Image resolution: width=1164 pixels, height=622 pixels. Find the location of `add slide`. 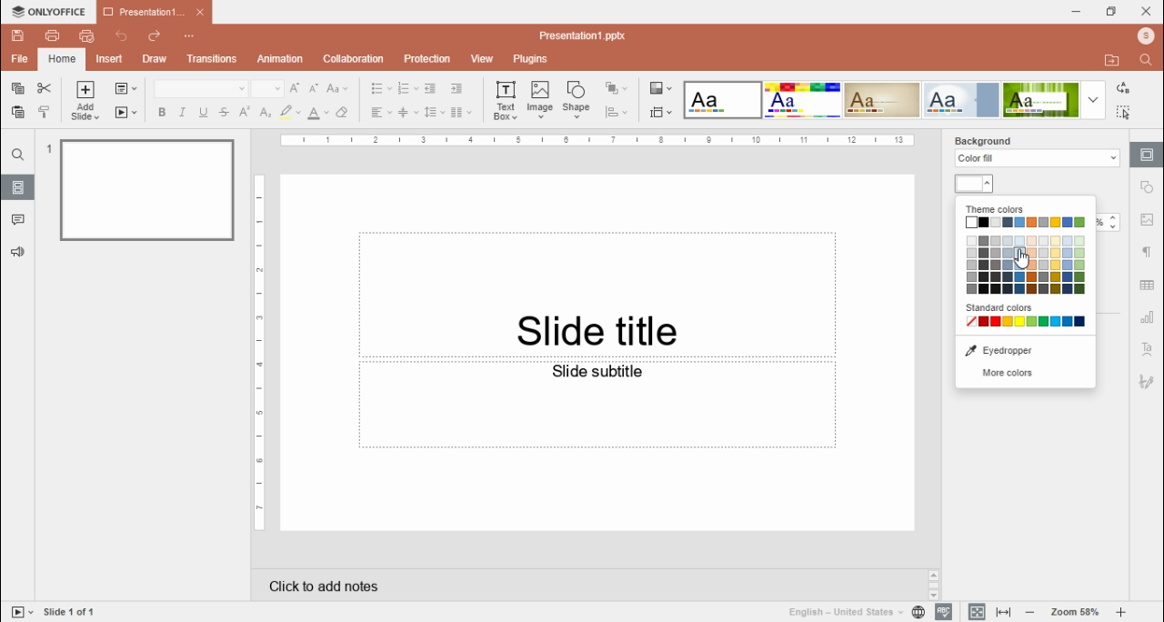

add slide is located at coordinates (85, 101).